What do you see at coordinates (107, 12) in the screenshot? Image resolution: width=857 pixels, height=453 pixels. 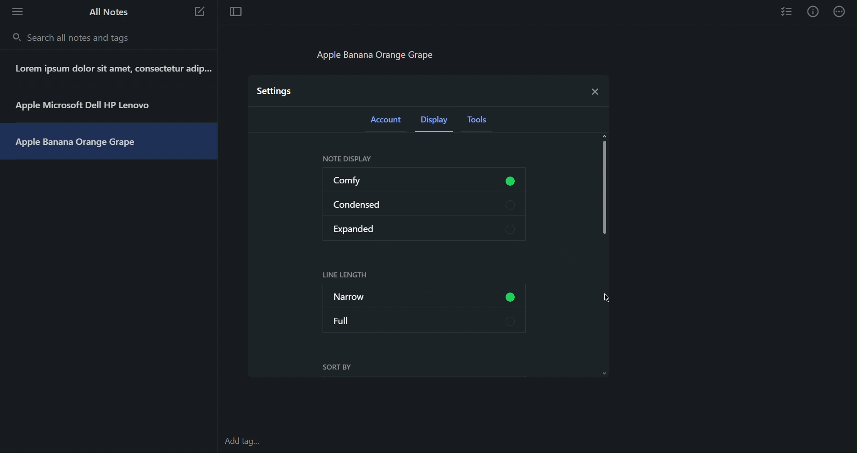 I see `All Notes` at bounding box center [107, 12].